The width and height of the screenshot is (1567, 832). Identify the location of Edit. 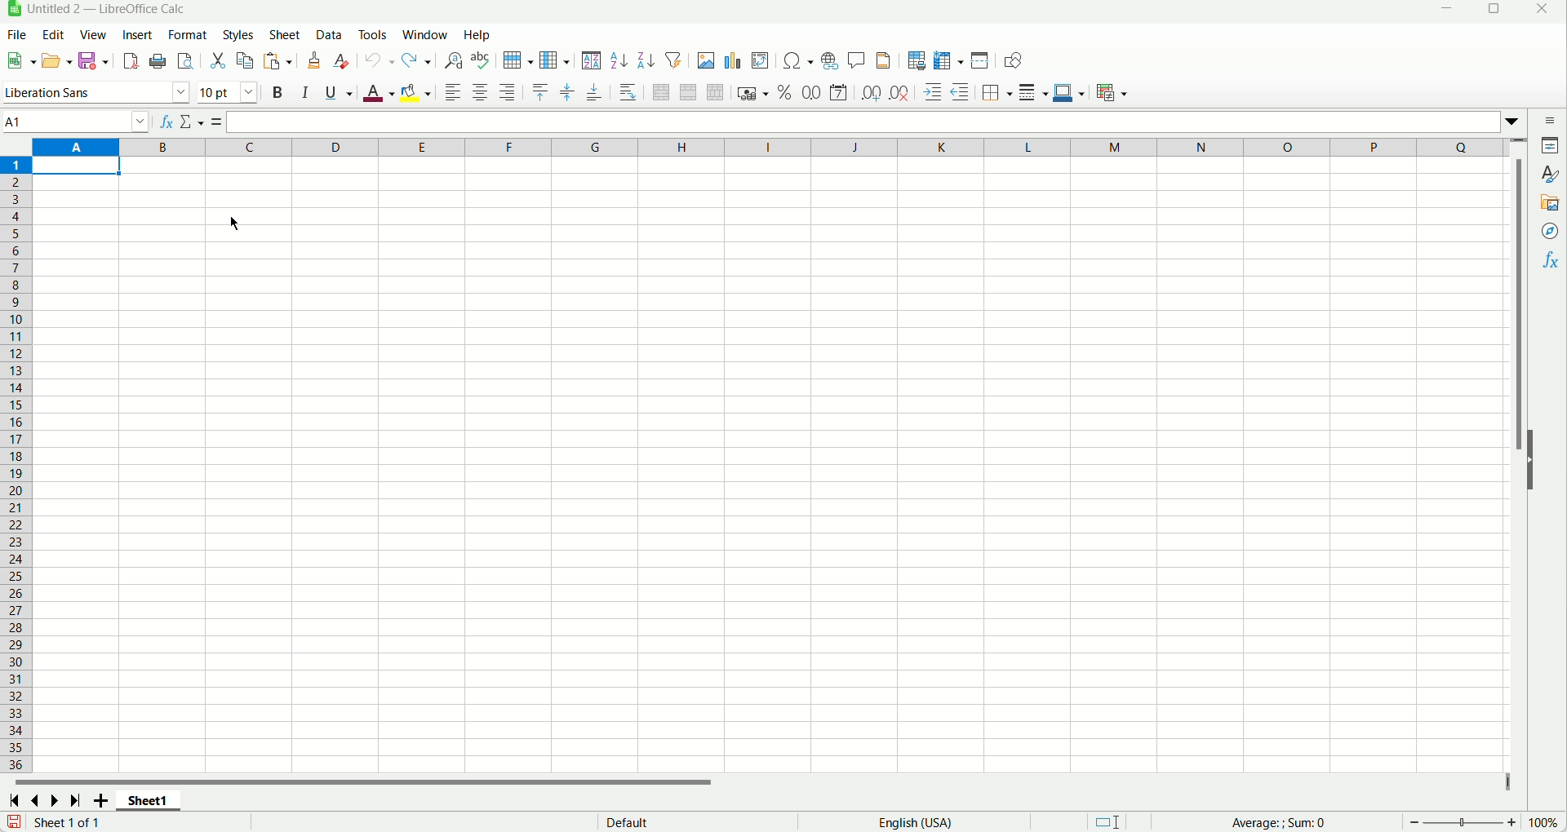
(52, 33).